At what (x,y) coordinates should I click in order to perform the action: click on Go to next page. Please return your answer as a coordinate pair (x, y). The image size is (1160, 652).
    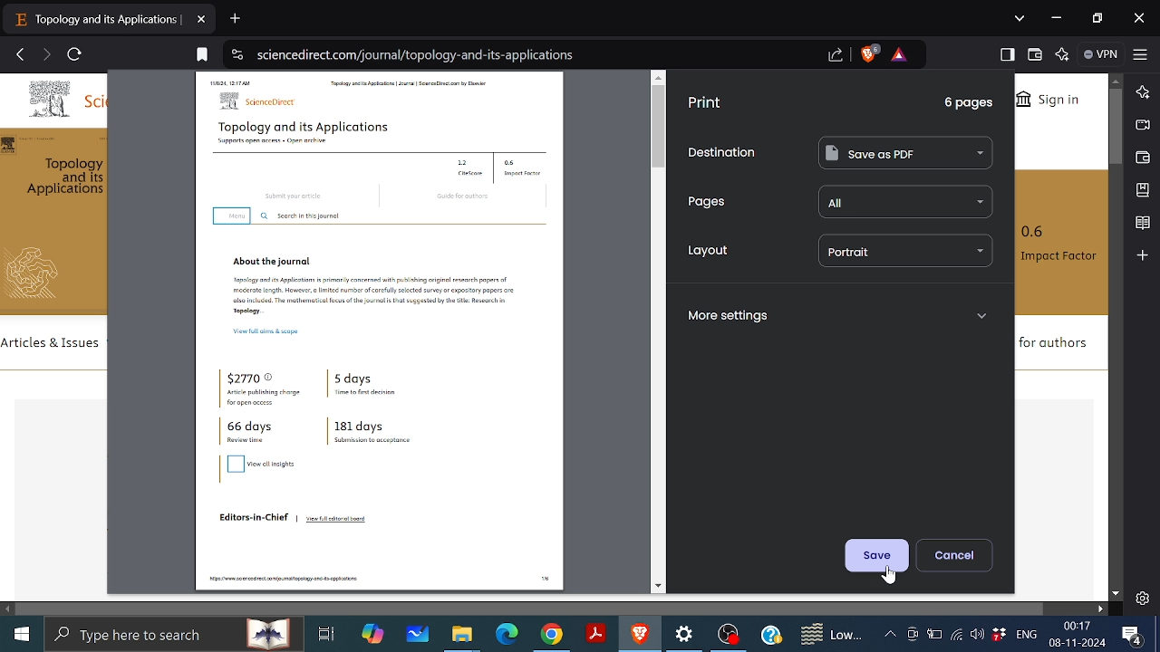
    Looking at the image, I should click on (45, 56).